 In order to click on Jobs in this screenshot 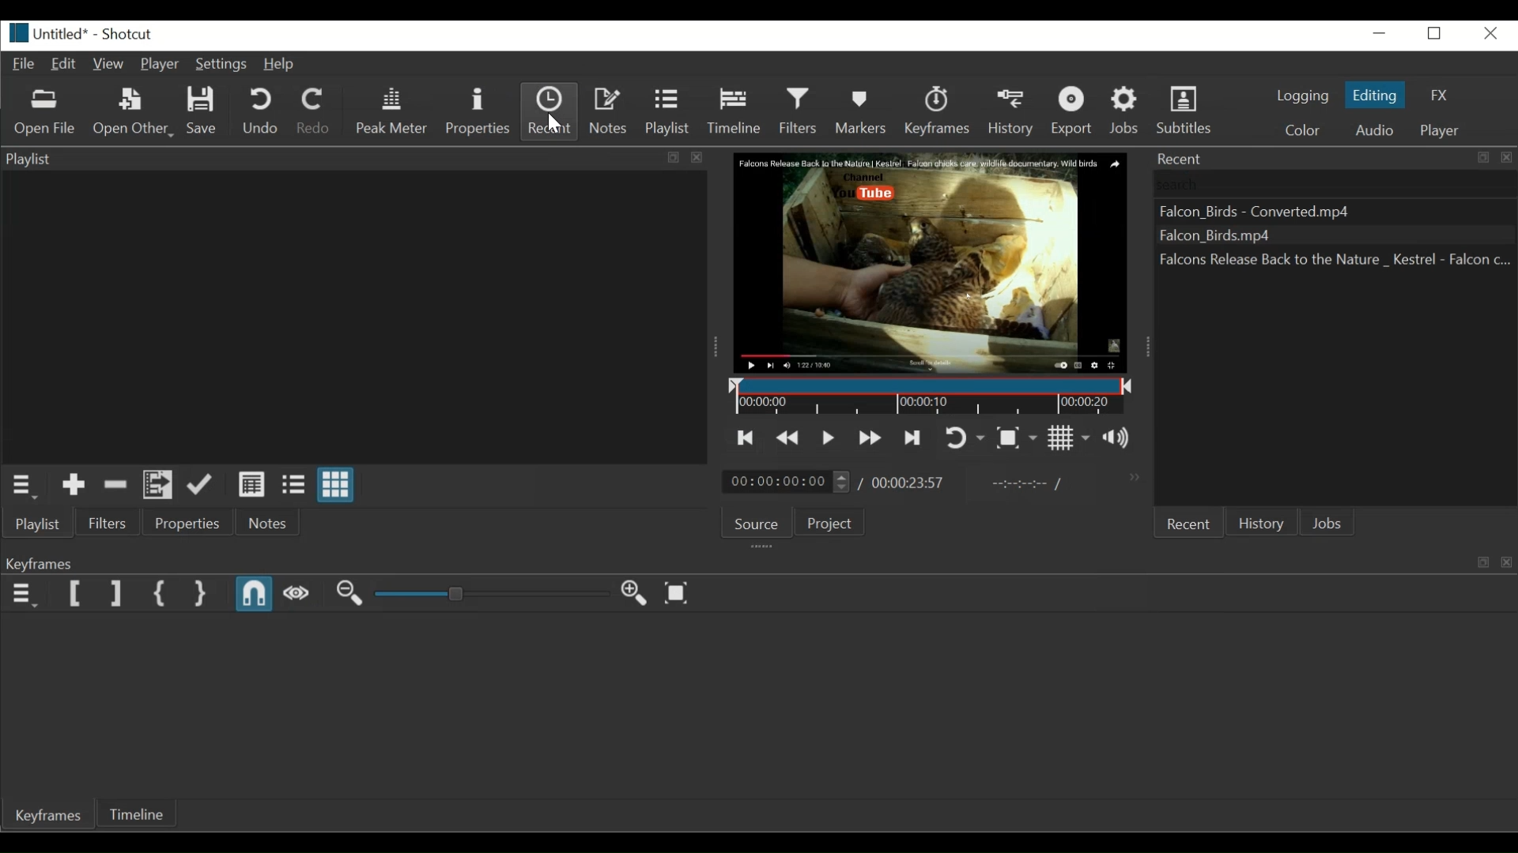, I will do `click(1326, 522)`.